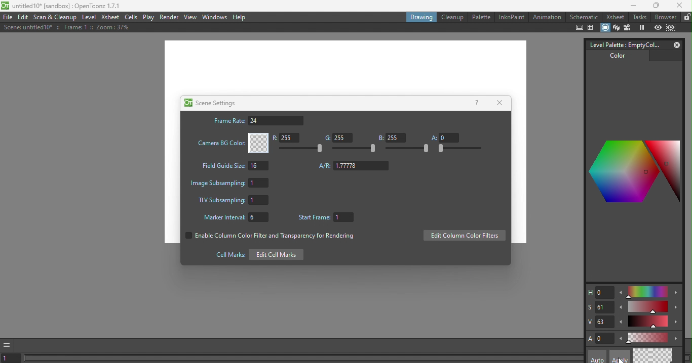 Image resolution: width=692 pixels, height=363 pixels. Describe the element at coordinates (268, 237) in the screenshot. I see `Enable column color filter and transparency for rendering` at that location.